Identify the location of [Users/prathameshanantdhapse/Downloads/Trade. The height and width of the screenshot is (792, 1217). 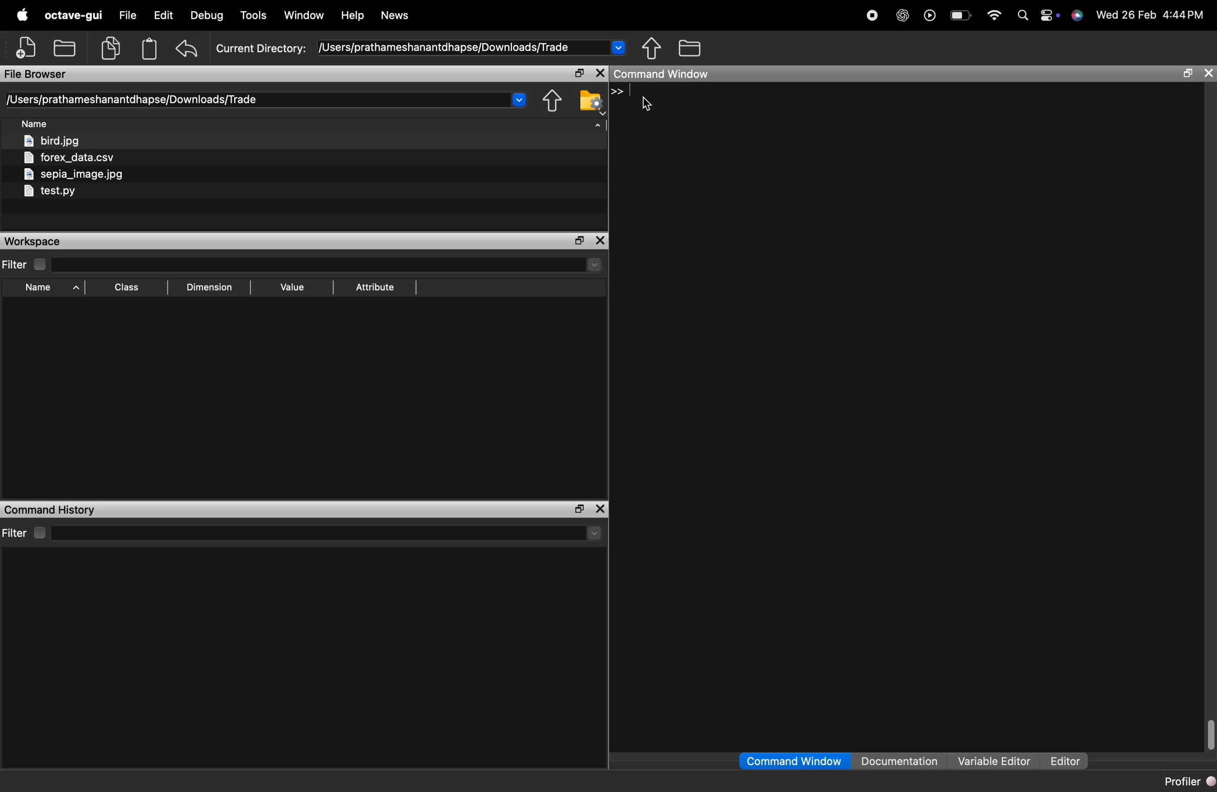
(134, 99).